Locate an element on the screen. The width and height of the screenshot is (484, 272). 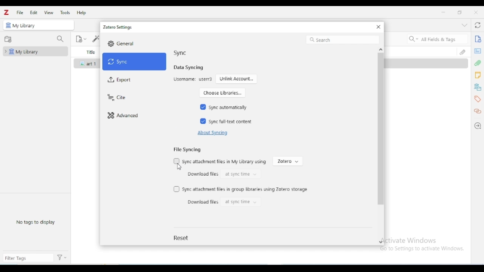
tools is located at coordinates (65, 12).